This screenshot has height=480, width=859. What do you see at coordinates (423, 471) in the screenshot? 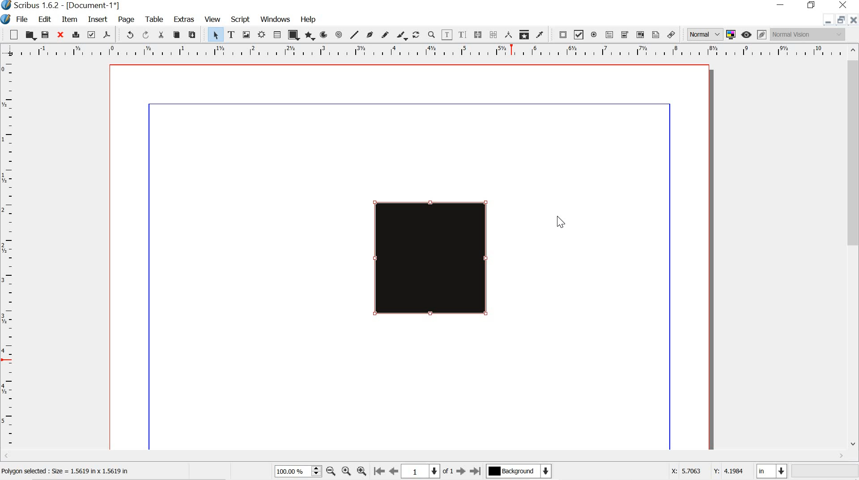
I see `1` at bounding box center [423, 471].